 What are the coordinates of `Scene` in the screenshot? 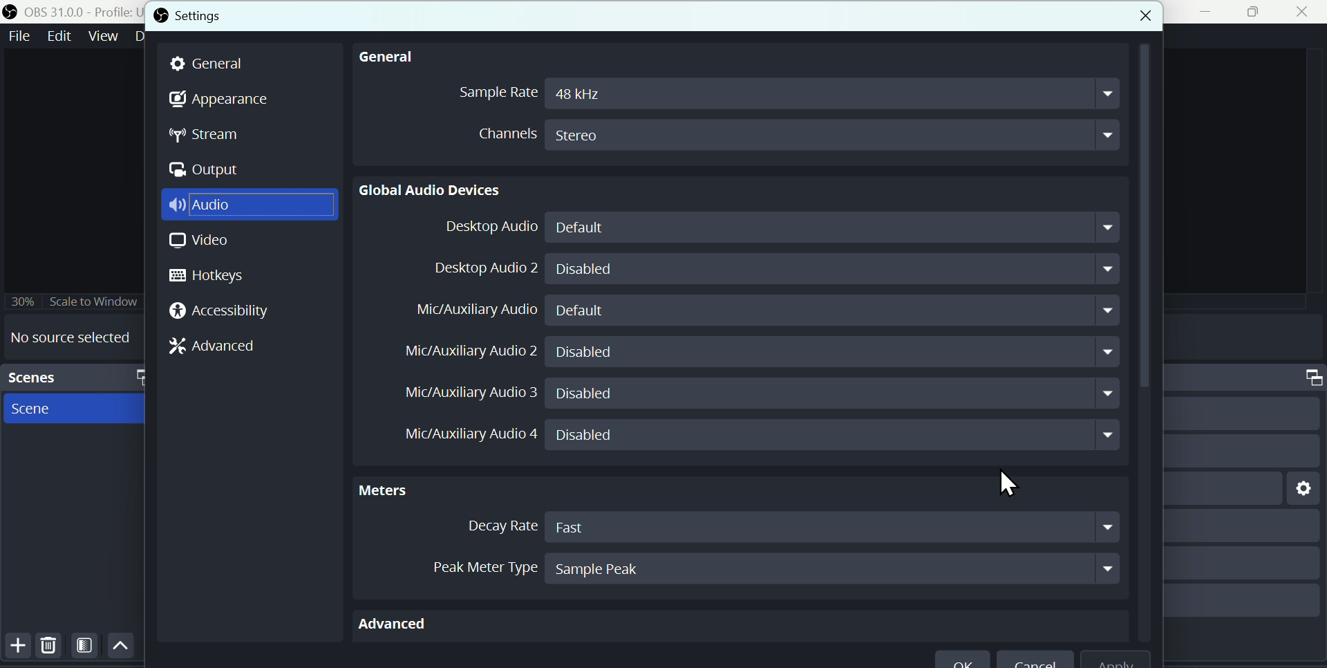 It's located at (39, 411).